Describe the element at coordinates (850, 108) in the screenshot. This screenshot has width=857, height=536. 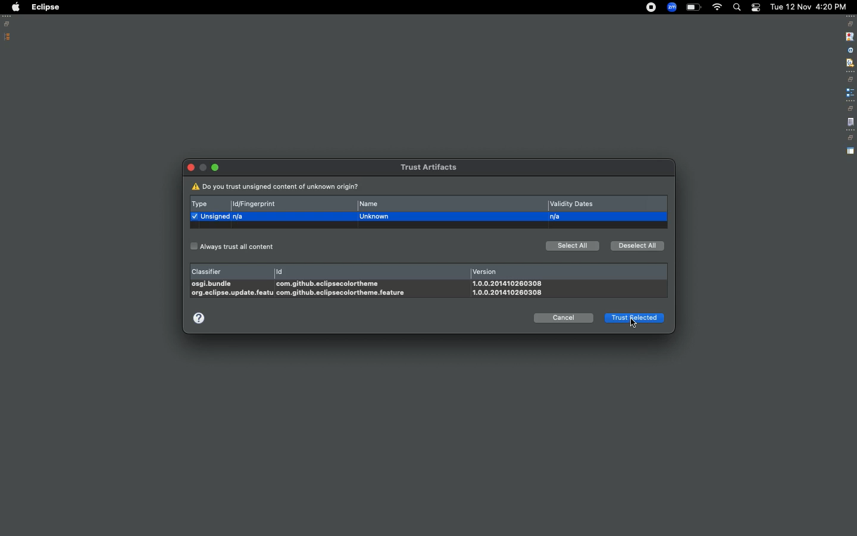
I see `restore` at that location.